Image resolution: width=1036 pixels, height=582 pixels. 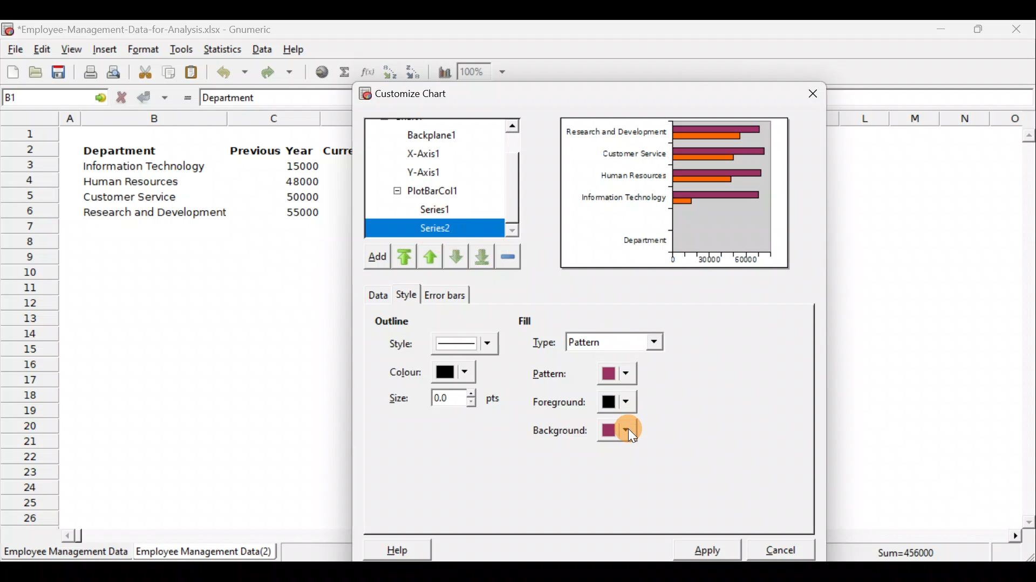 What do you see at coordinates (785, 546) in the screenshot?
I see `Cancel` at bounding box center [785, 546].